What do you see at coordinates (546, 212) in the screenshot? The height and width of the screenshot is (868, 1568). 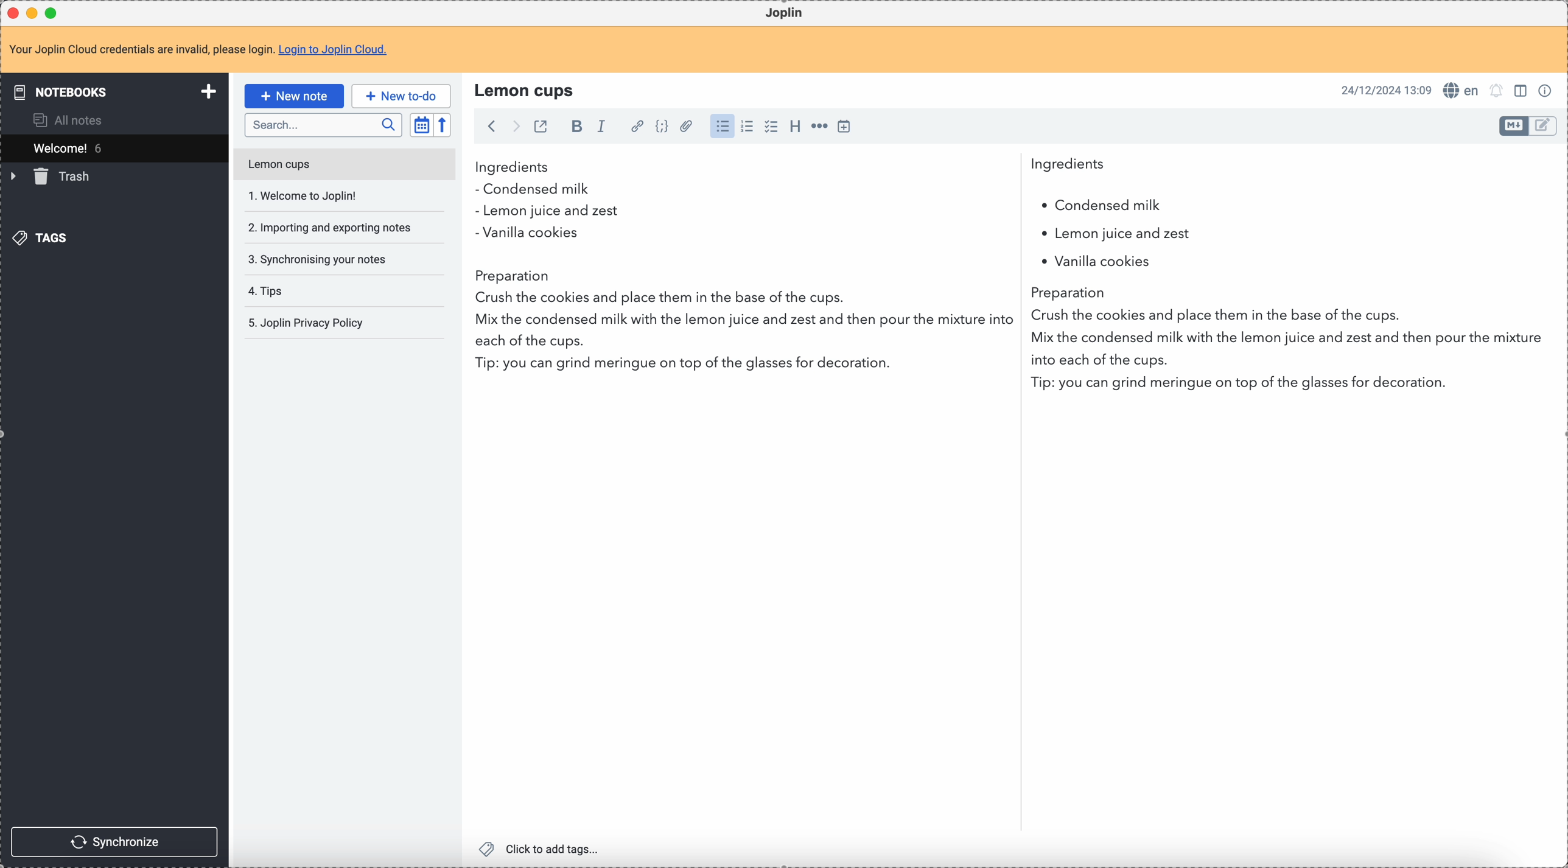 I see `lemon juice and zest` at bounding box center [546, 212].